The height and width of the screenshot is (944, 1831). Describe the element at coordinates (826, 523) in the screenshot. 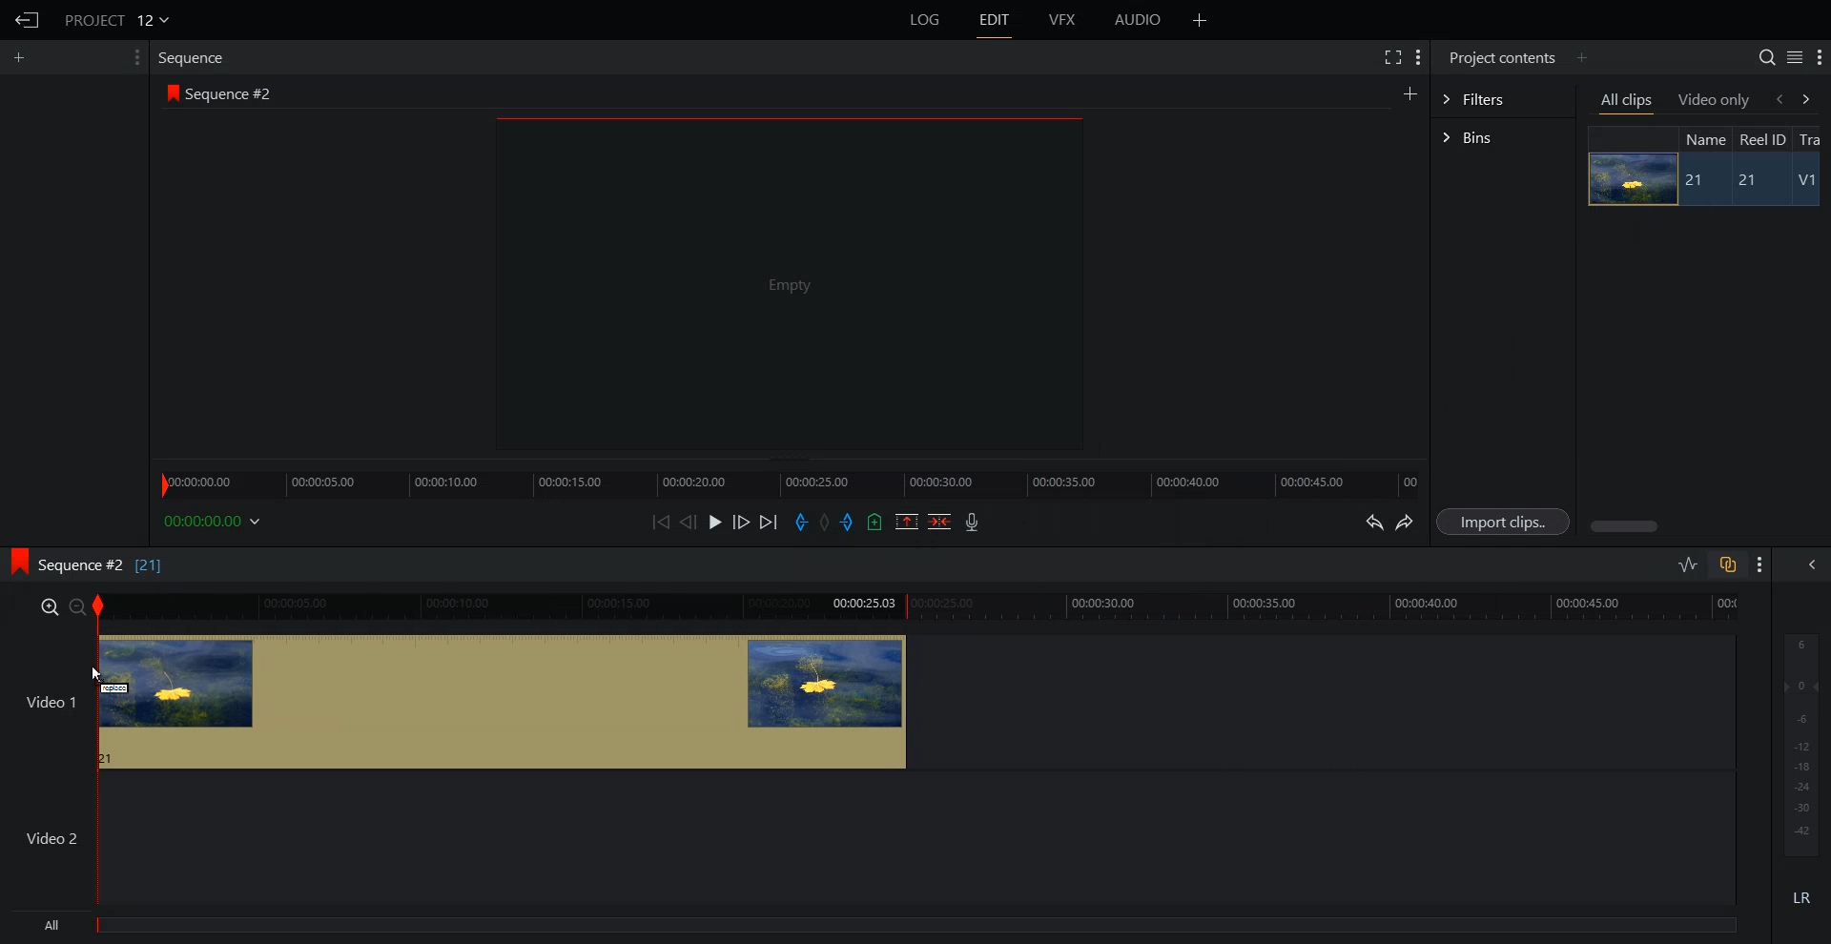

I see `Clear all marks` at that location.